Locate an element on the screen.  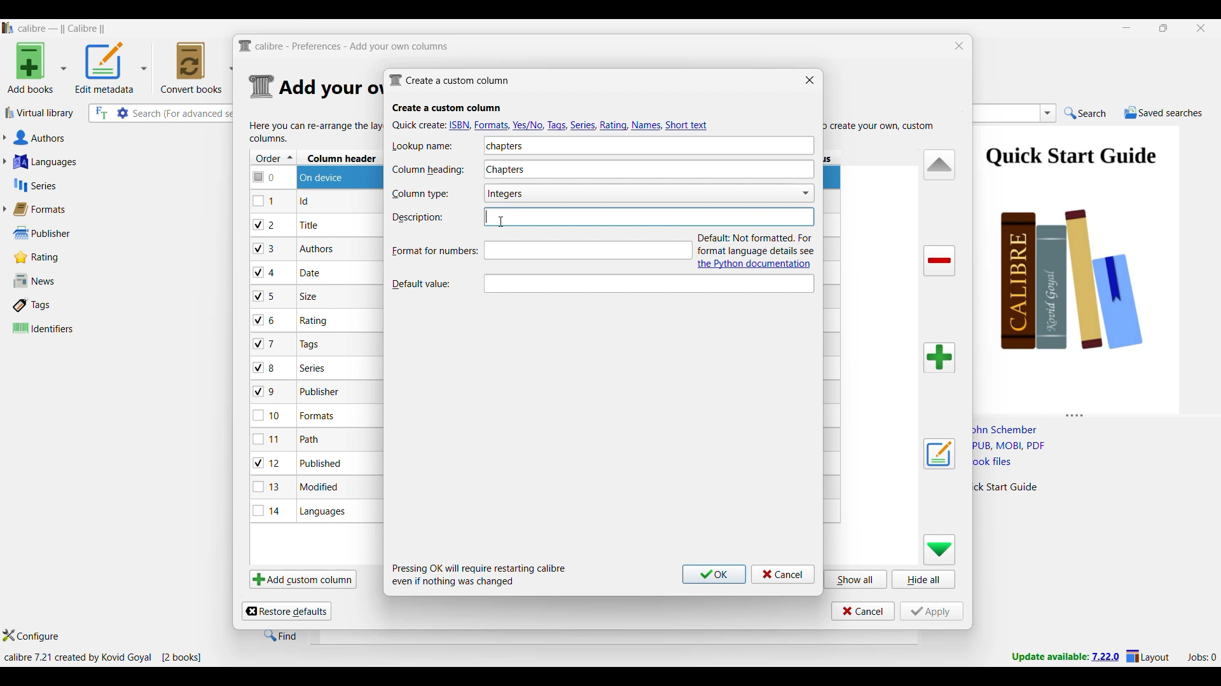
Edit settings of a user defined column is located at coordinates (939, 454).